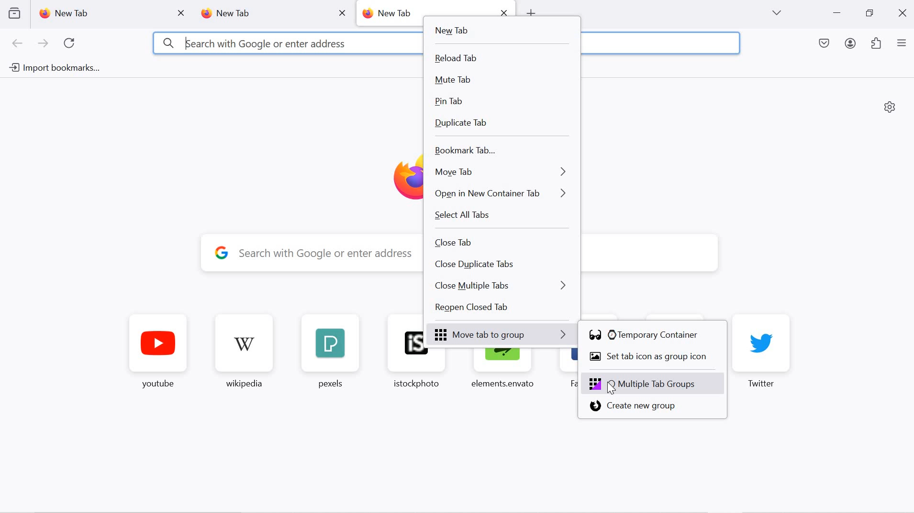 The width and height of the screenshot is (914, 513). Describe the element at coordinates (531, 11) in the screenshot. I see `open new tab` at that location.